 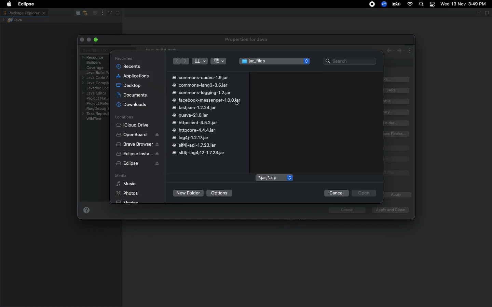 I want to click on view rows, so click(x=219, y=60).